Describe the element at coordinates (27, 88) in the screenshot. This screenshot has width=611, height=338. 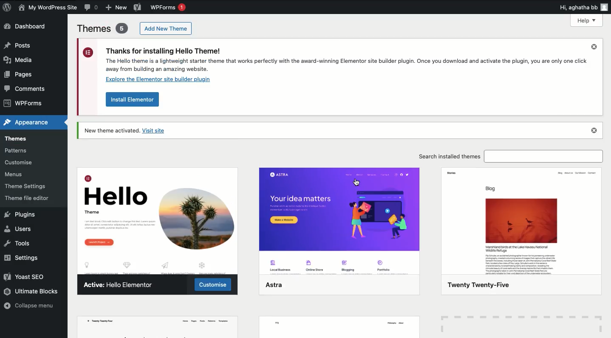
I see `Comments` at that location.